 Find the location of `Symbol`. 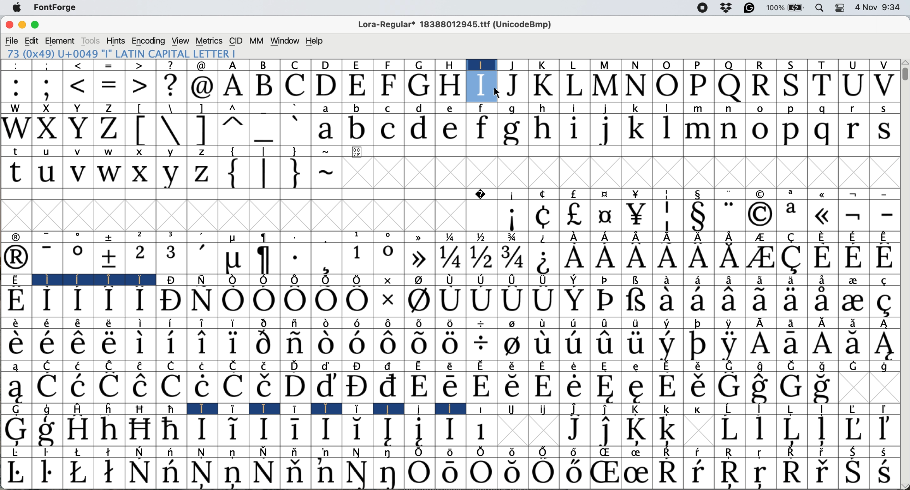

Symbol is located at coordinates (140, 300).